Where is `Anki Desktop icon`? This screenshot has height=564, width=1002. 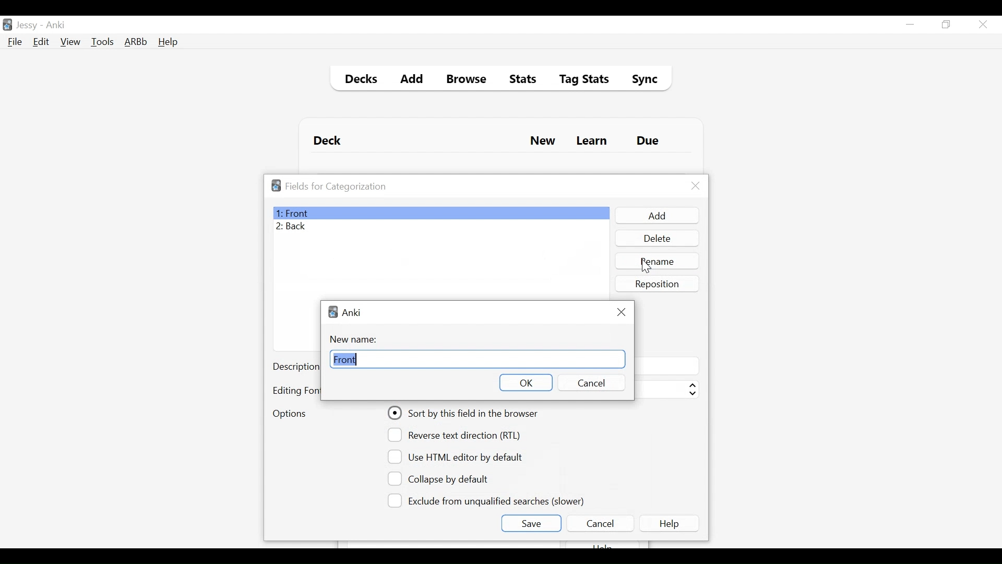
Anki Desktop icon is located at coordinates (7, 25).